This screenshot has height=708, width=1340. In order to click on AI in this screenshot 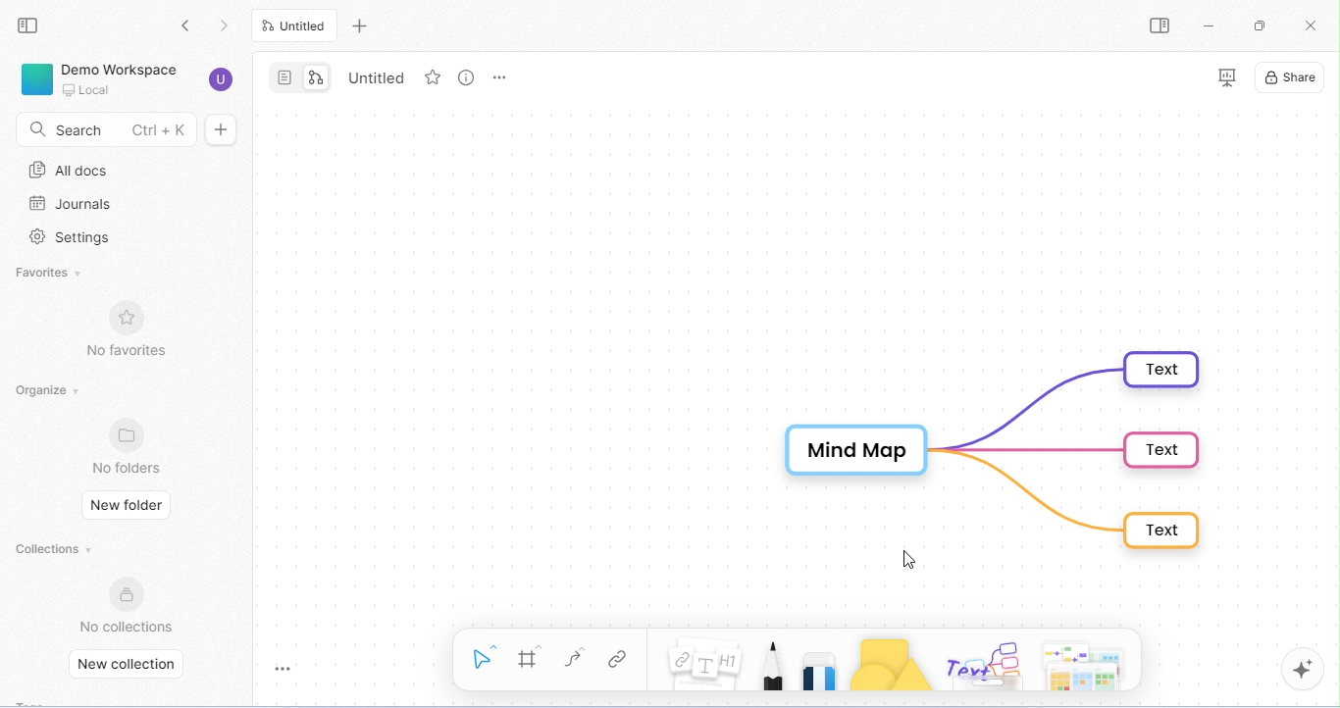, I will do `click(1303, 670)`.